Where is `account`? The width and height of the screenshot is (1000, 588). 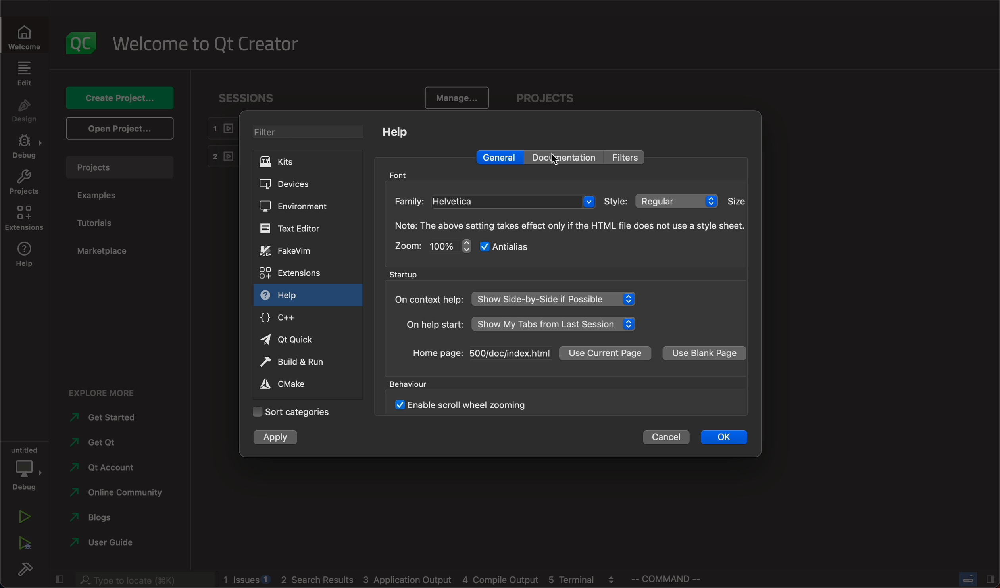 account is located at coordinates (105, 469).